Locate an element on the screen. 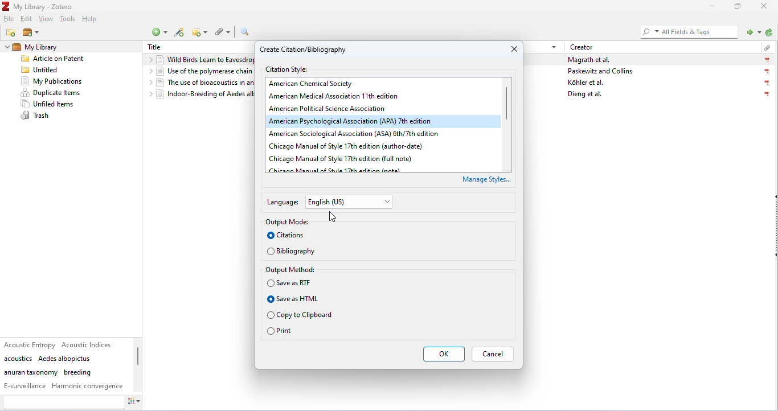 The height and width of the screenshot is (411, 778). vertical scroll bar is located at coordinates (139, 357).